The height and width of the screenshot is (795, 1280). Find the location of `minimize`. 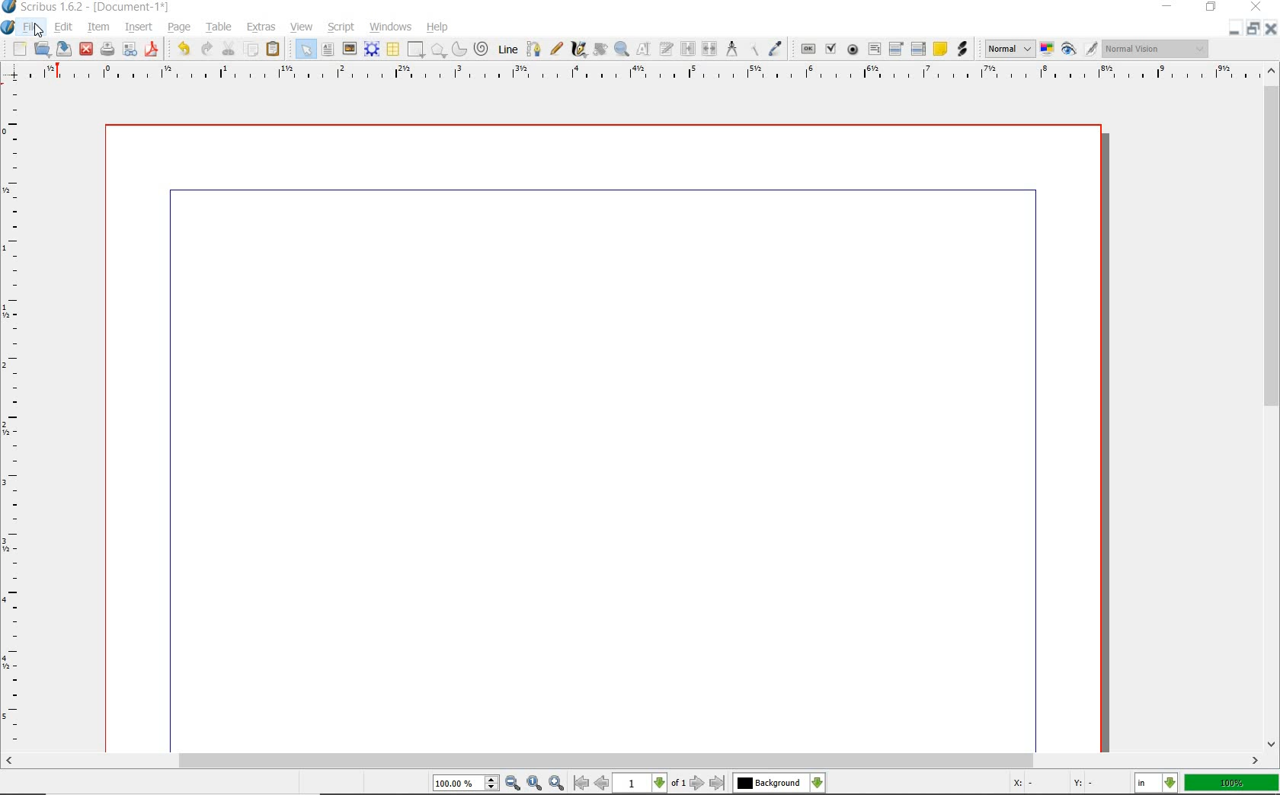

minimize is located at coordinates (1235, 30).